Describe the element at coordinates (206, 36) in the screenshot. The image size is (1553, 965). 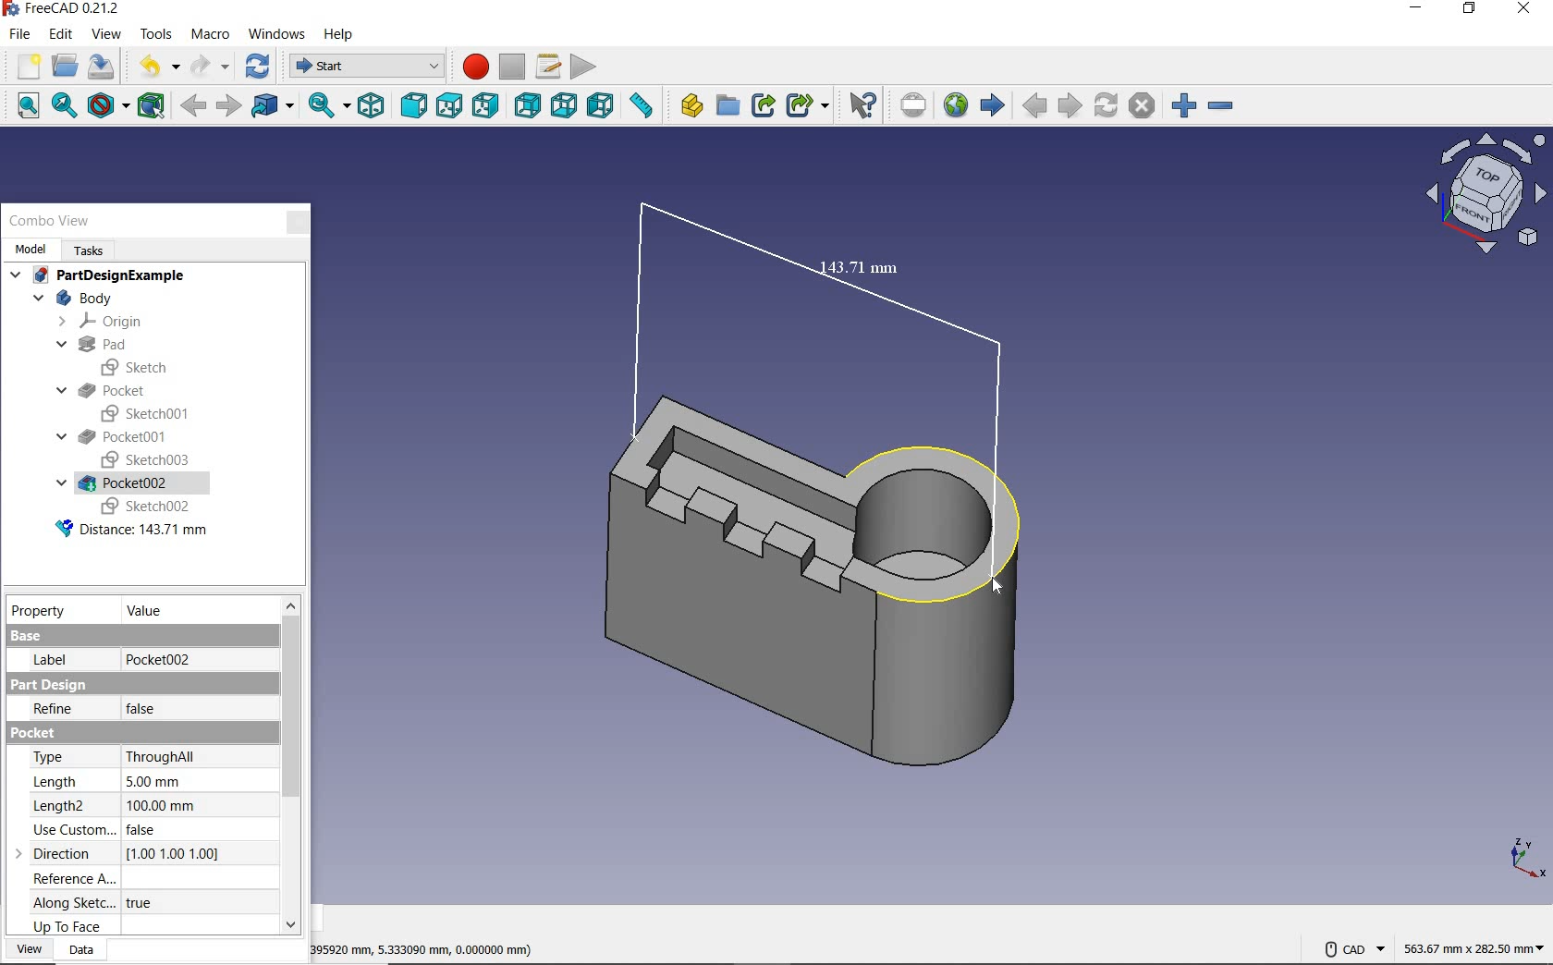
I see `macro` at that location.